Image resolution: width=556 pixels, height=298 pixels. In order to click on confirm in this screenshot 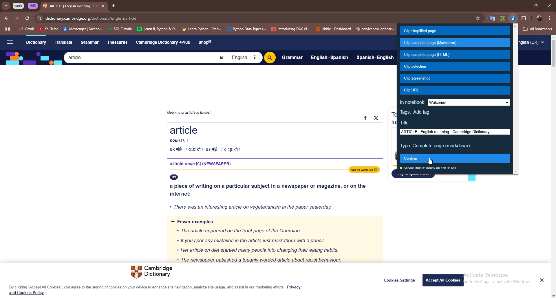, I will do `click(456, 159)`.